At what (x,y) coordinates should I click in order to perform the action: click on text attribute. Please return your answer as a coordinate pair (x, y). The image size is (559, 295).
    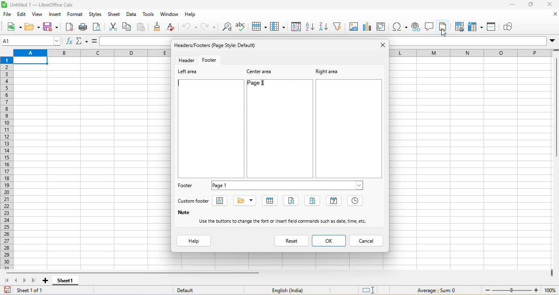
    Looking at the image, I should click on (222, 201).